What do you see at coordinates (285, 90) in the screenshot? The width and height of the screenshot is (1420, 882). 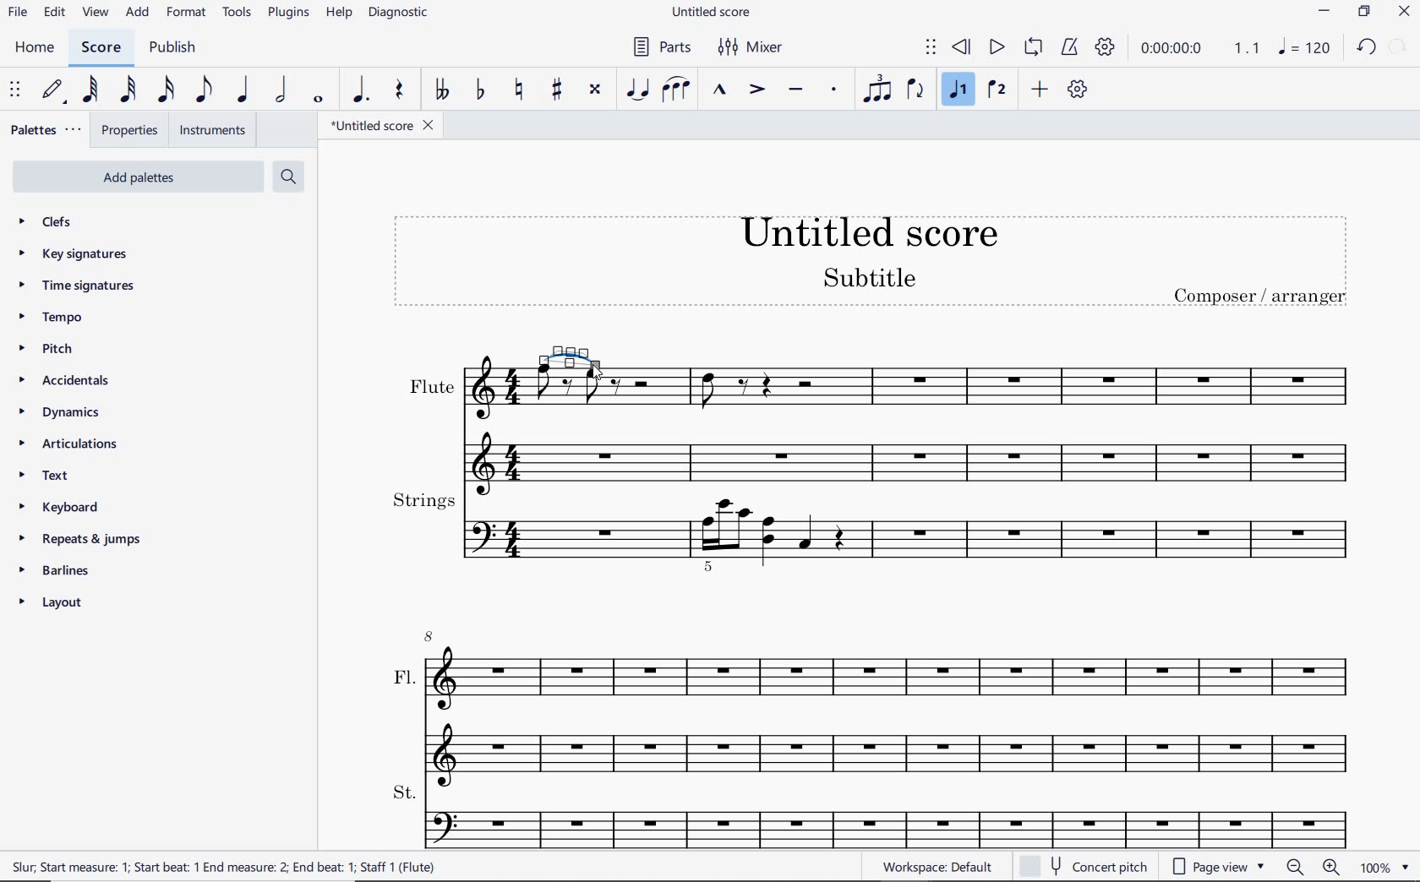 I see `HALF NOTE` at bounding box center [285, 90].